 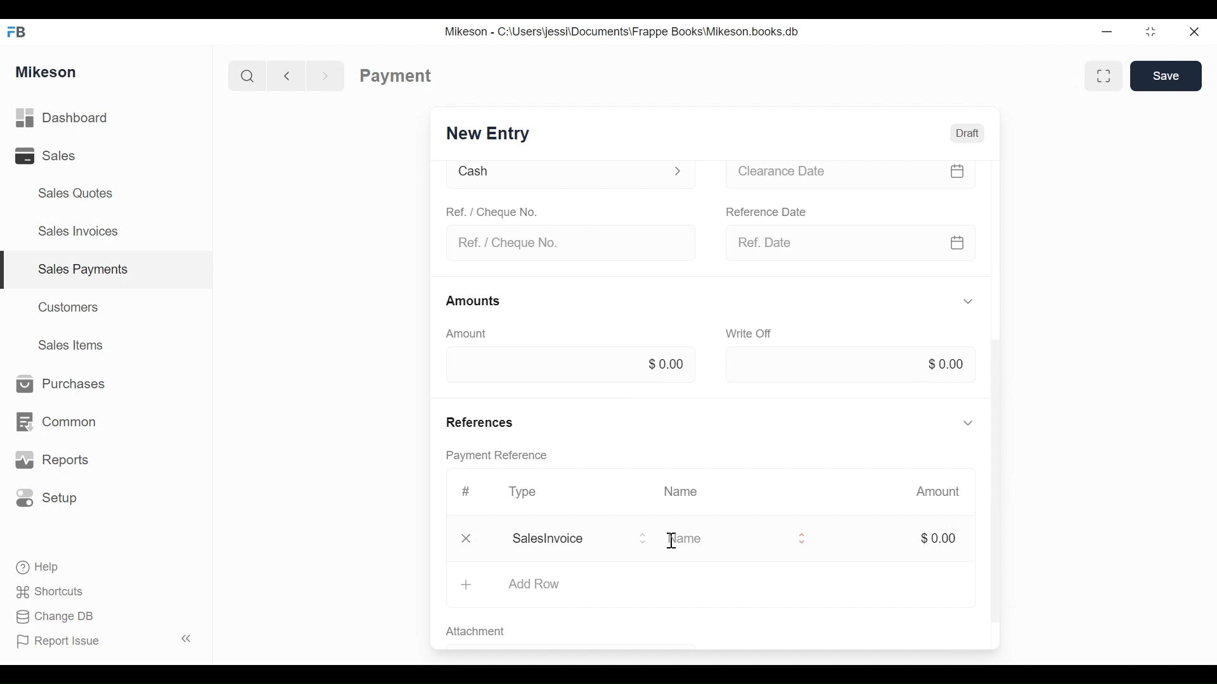 What do you see at coordinates (473, 301) in the screenshot?
I see `Amounts` at bounding box center [473, 301].